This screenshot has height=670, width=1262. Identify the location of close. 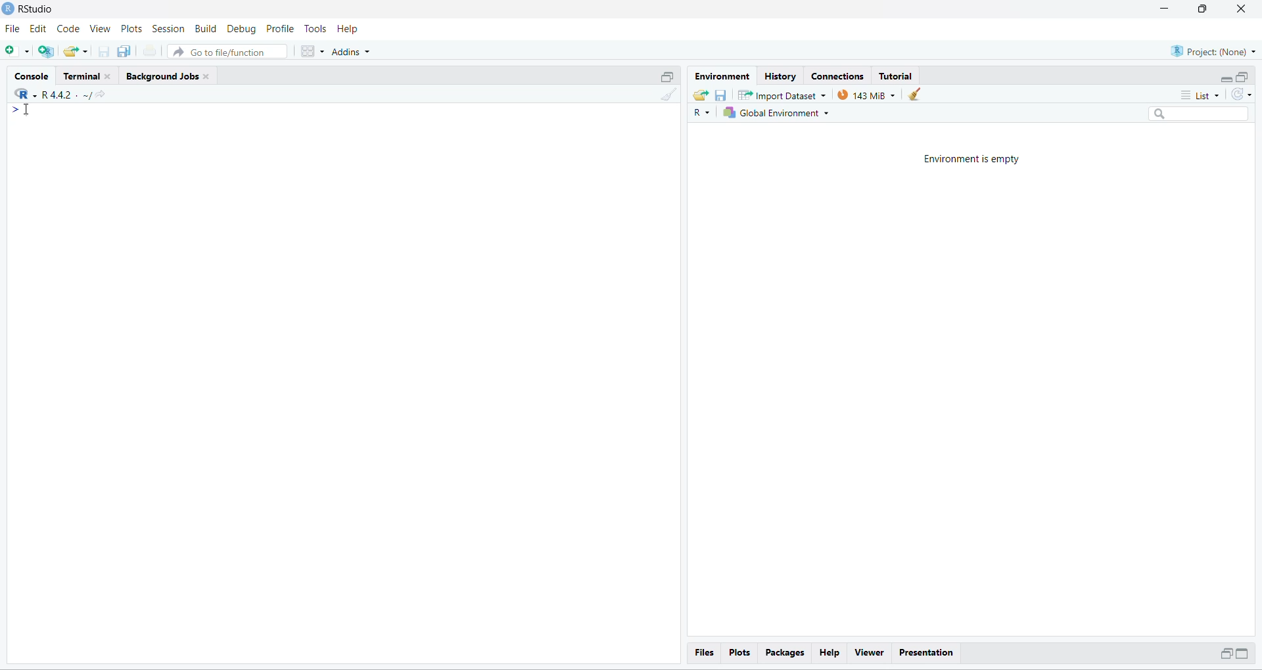
(1242, 9).